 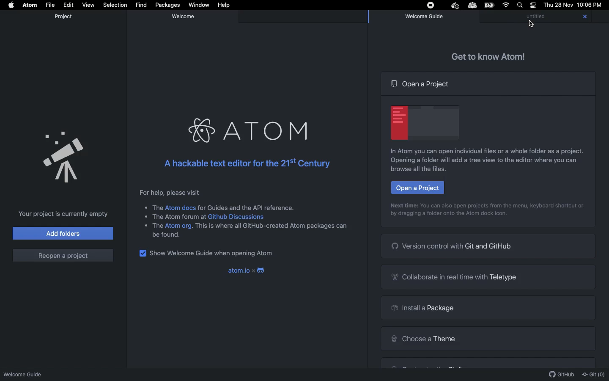 I want to click on Instructional text, so click(x=452, y=214).